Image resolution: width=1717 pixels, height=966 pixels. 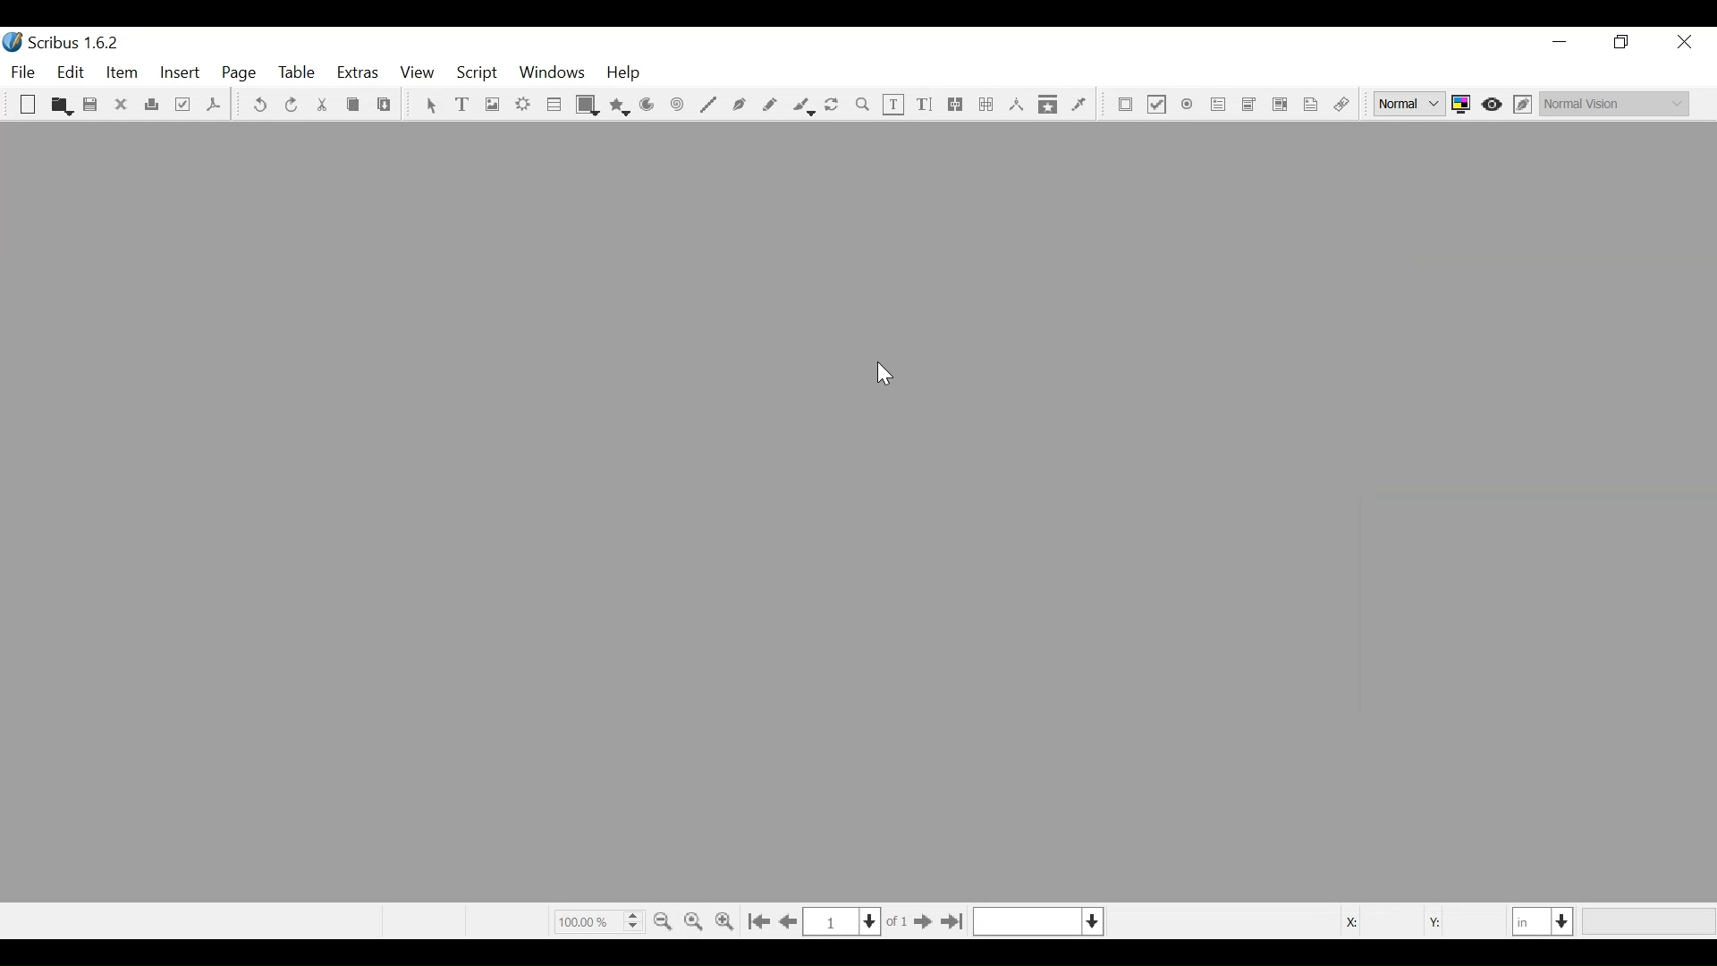 I want to click on Windows, so click(x=552, y=74).